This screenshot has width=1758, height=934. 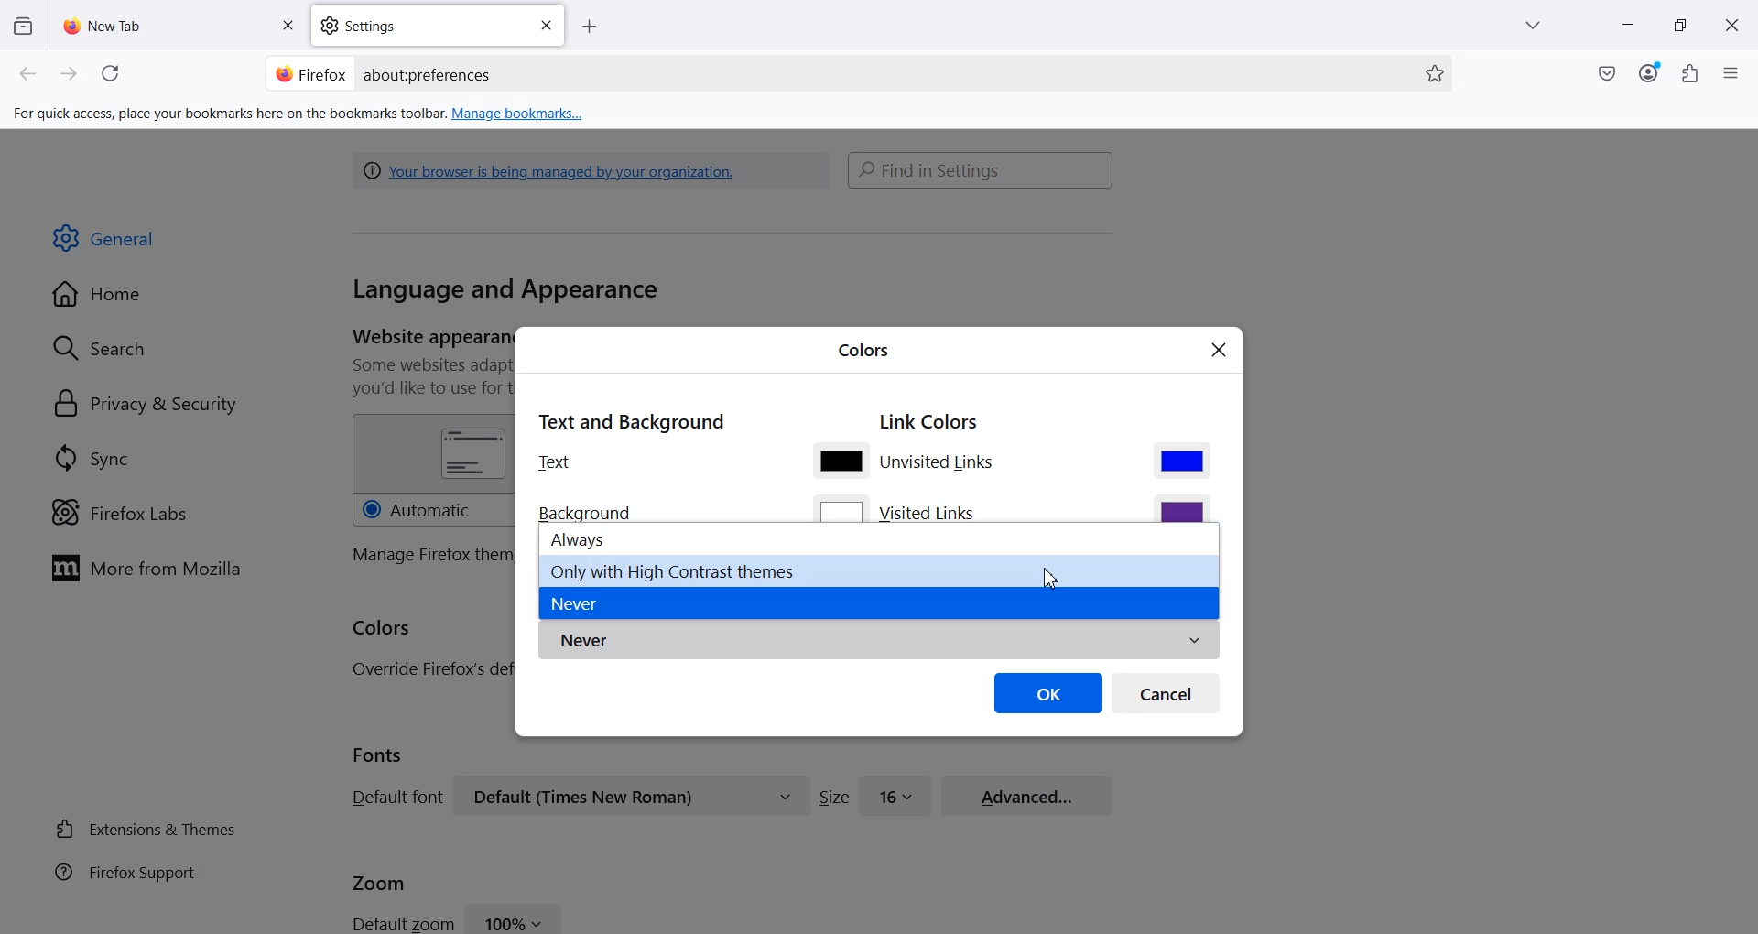 I want to click on Minimize, so click(x=1626, y=27).